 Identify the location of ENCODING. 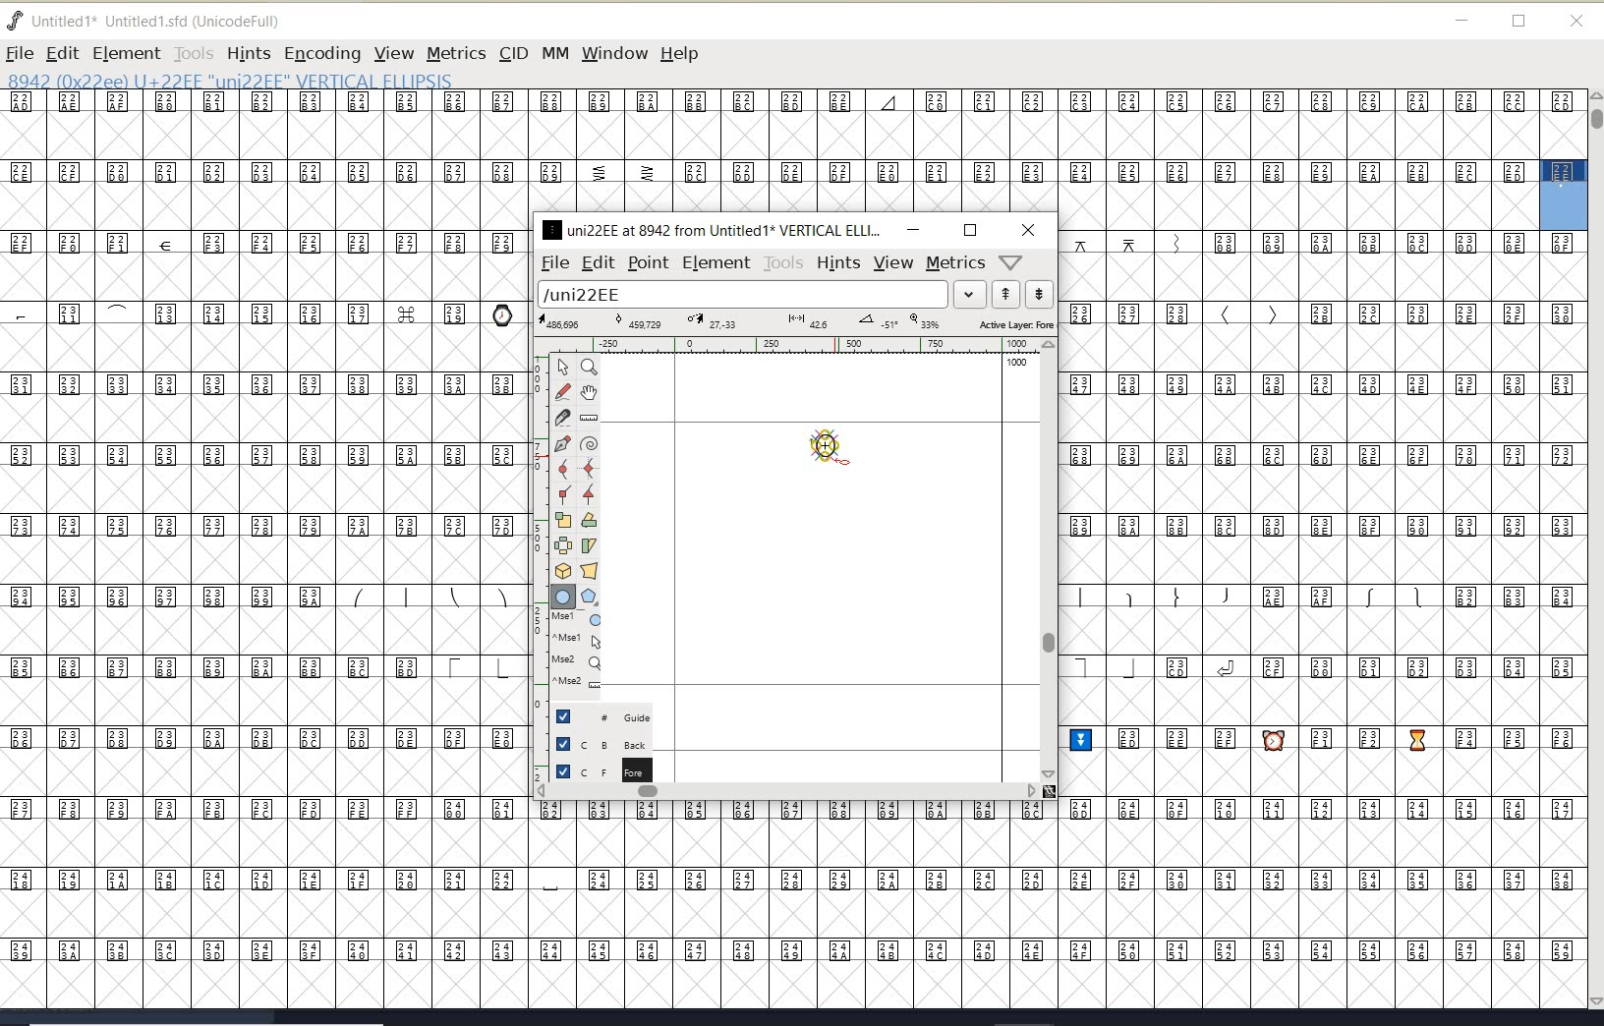
(322, 54).